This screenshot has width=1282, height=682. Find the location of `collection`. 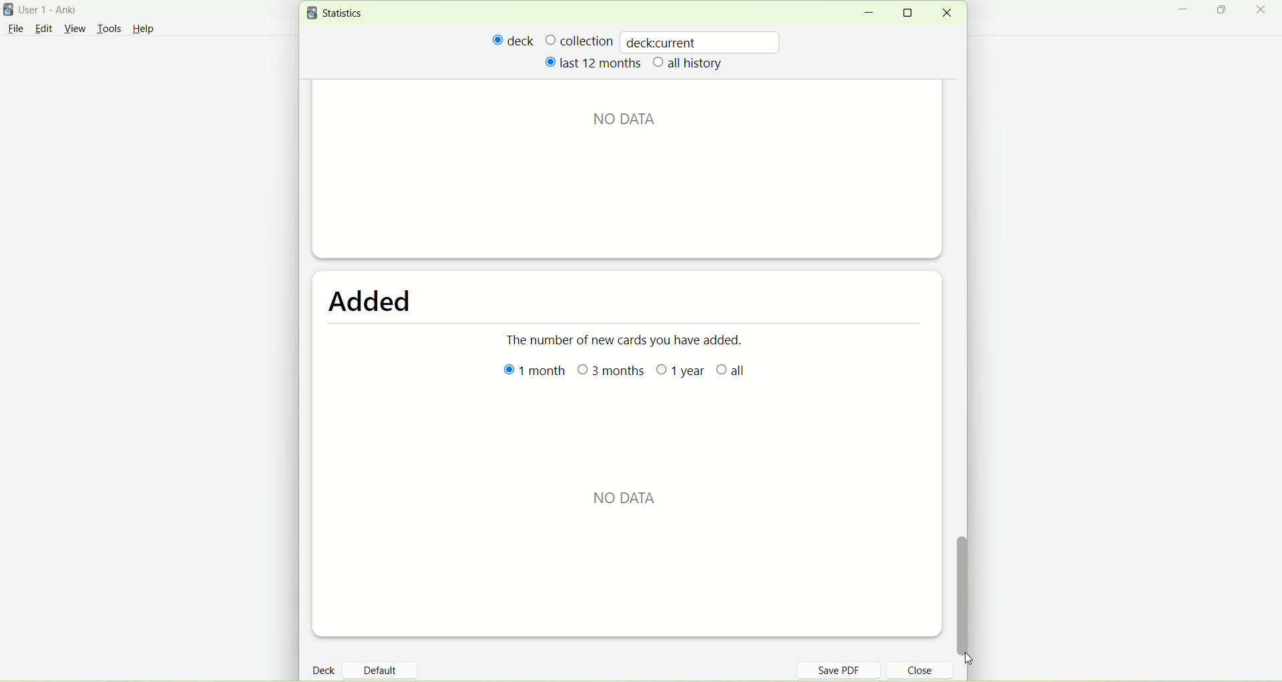

collection is located at coordinates (579, 40).